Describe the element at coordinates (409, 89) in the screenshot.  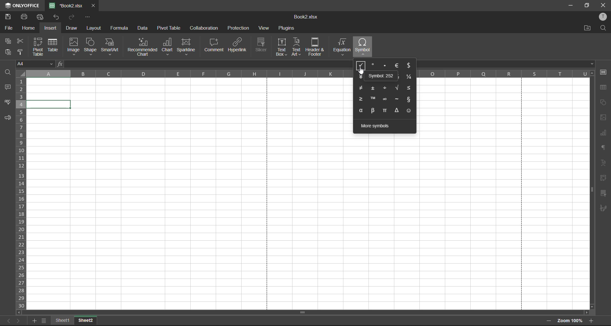
I see `less than or equal to` at that location.